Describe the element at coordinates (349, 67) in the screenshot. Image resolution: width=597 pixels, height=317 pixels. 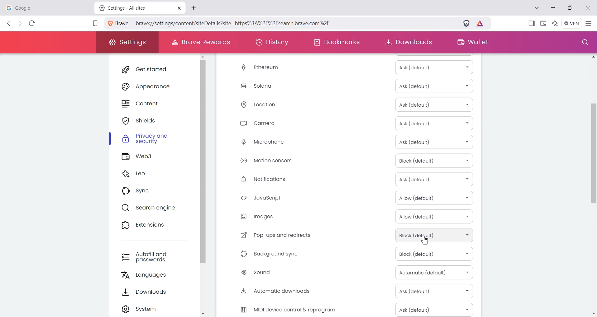
I see `Ethereum Ask (Default)` at that location.